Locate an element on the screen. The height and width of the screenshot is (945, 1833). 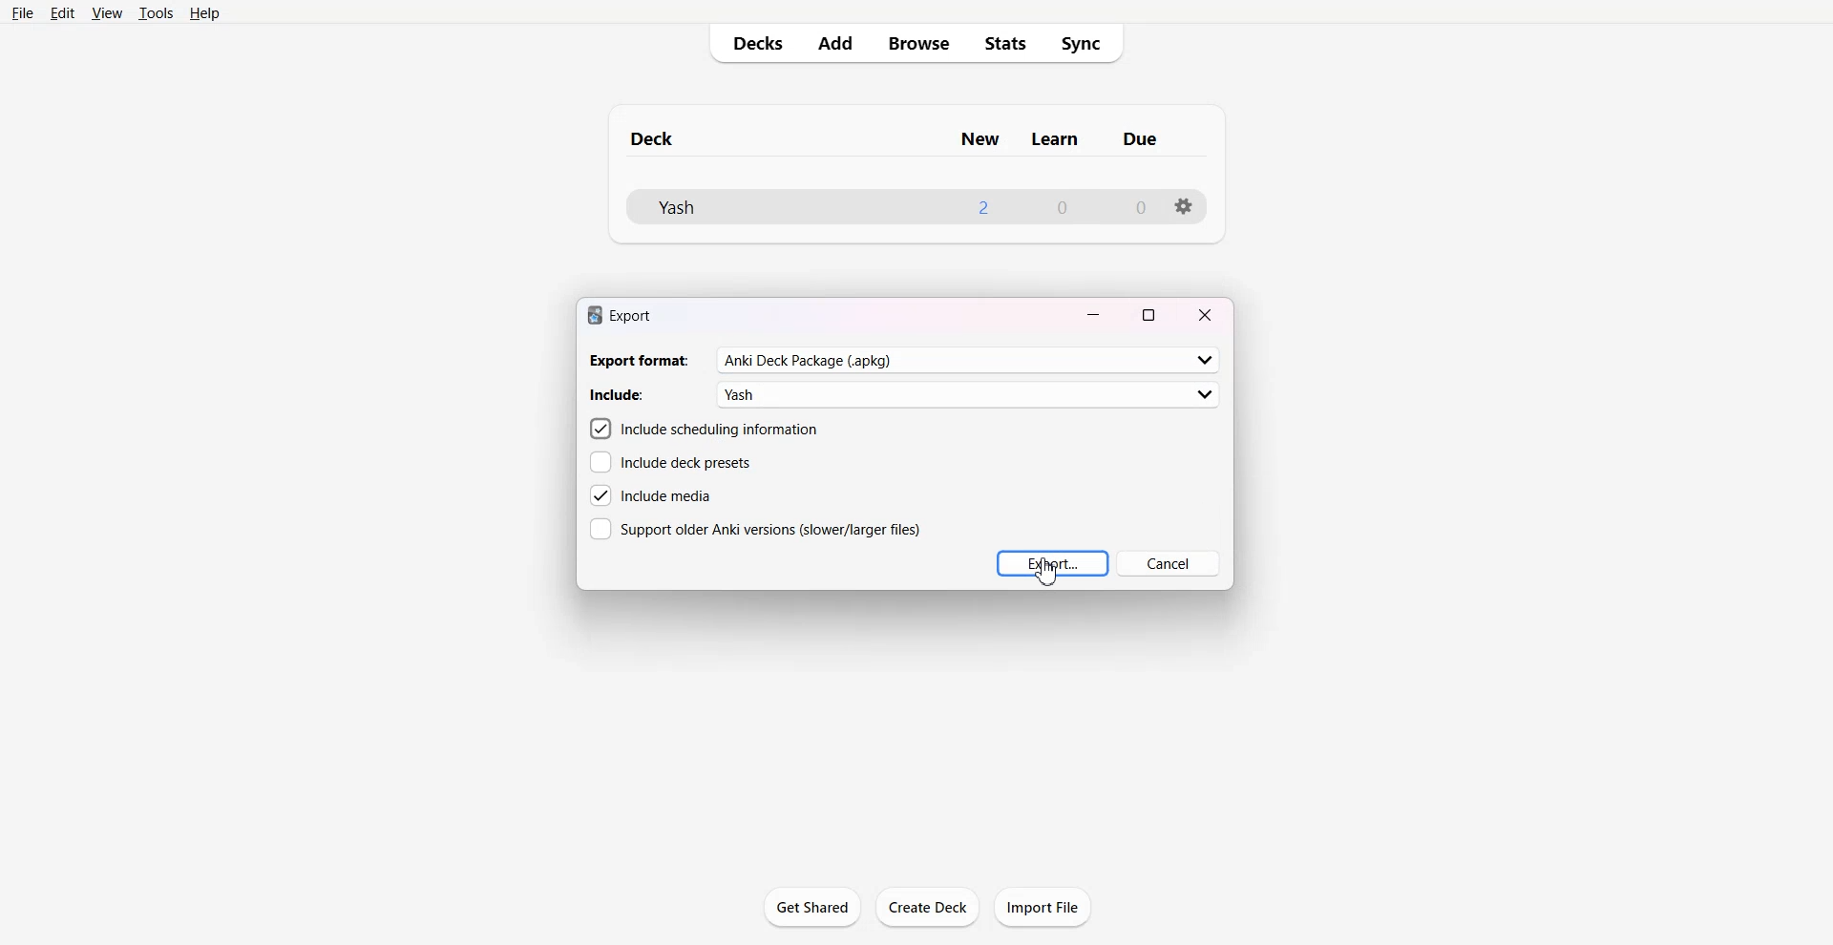
Export format: anki deck package (.apkg) is located at coordinates (903, 361).